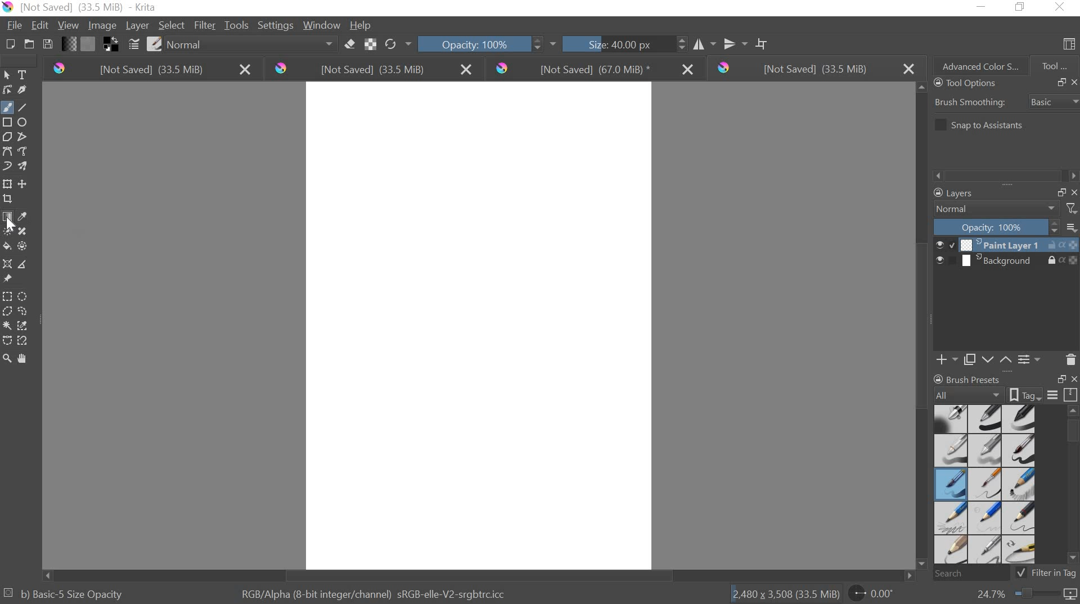  What do you see at coordinates (1006, 245) in the screenshot?
I see `PAINT LAYER` at bounding box center [1006, 245].